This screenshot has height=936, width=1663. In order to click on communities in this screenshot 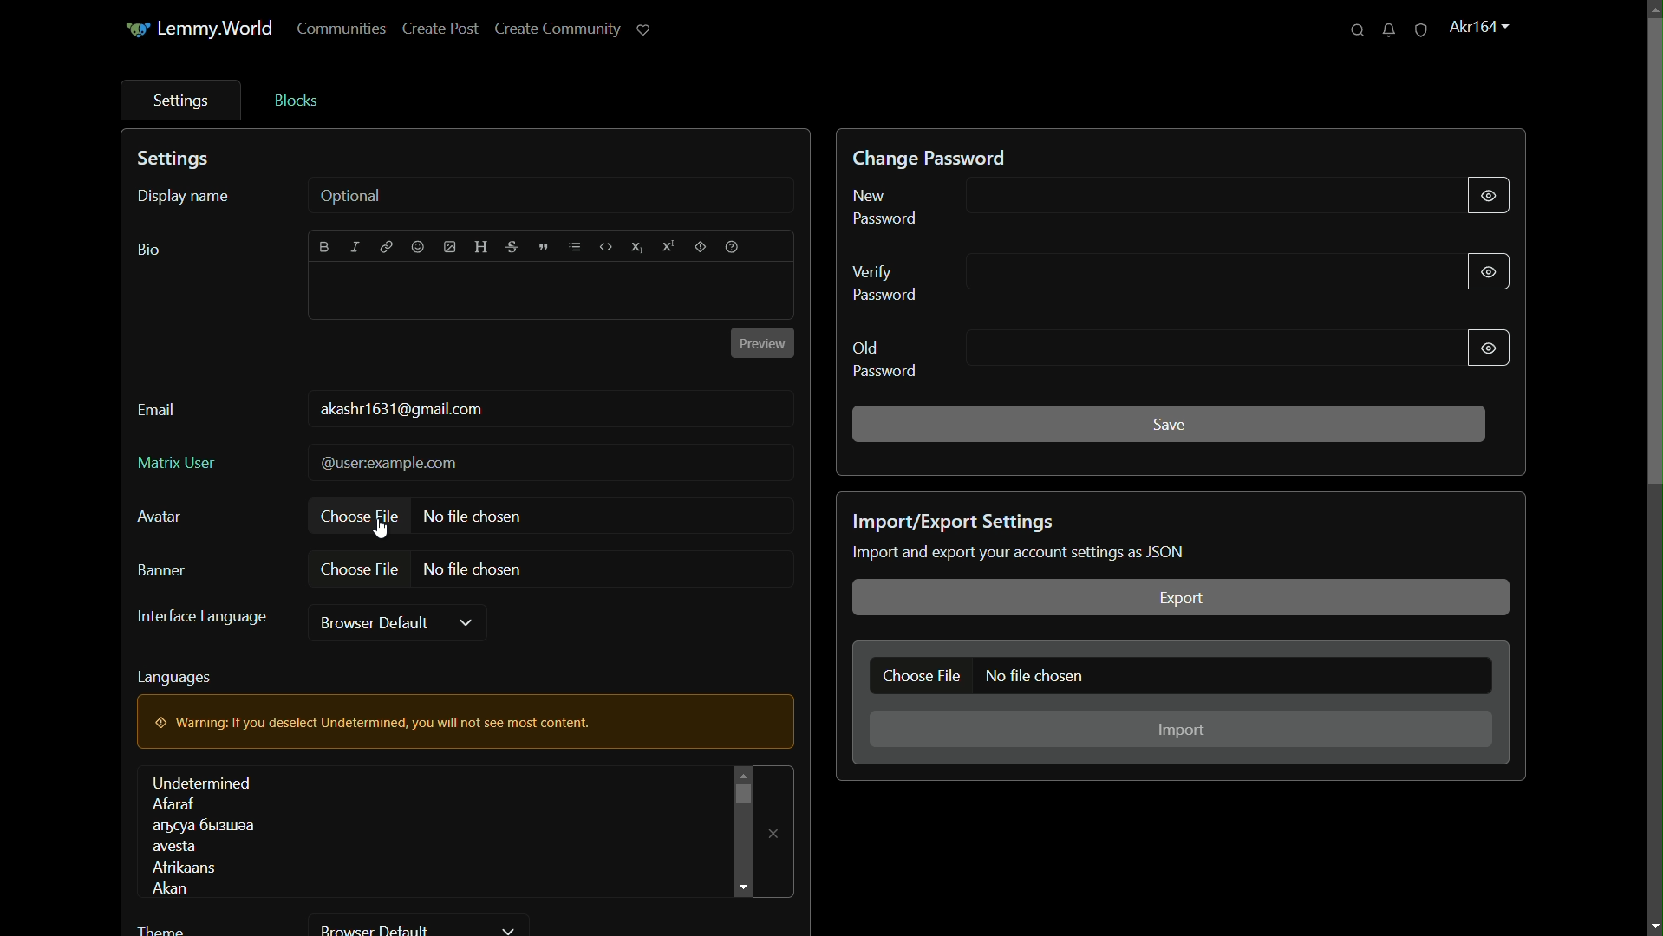, I will do `click(342, 30)`.